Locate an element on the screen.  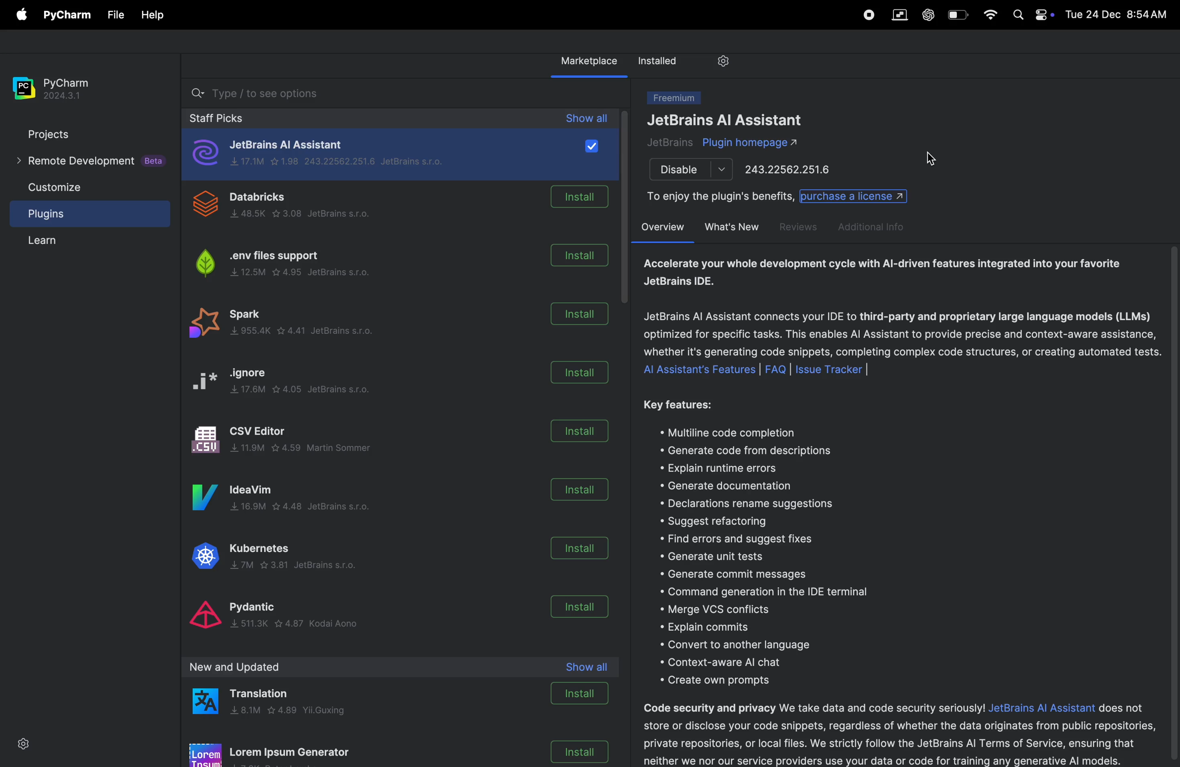
install is located at coordinates (576, 437).